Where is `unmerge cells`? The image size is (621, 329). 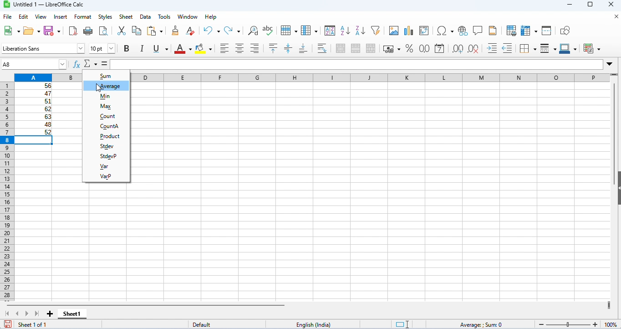 unmerge cells is located at coordinates (371, 48).